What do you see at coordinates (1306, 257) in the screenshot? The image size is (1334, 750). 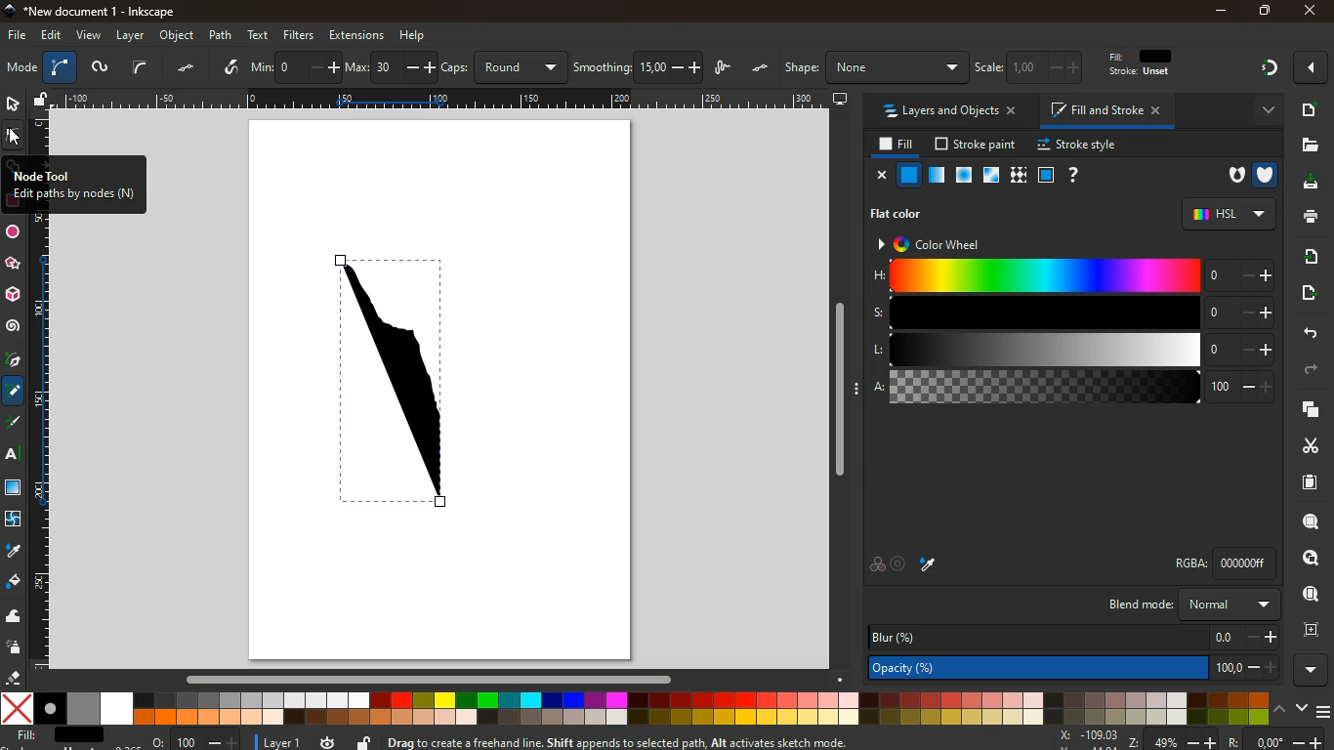 I see `receive` at bounding box center [1306, 257].